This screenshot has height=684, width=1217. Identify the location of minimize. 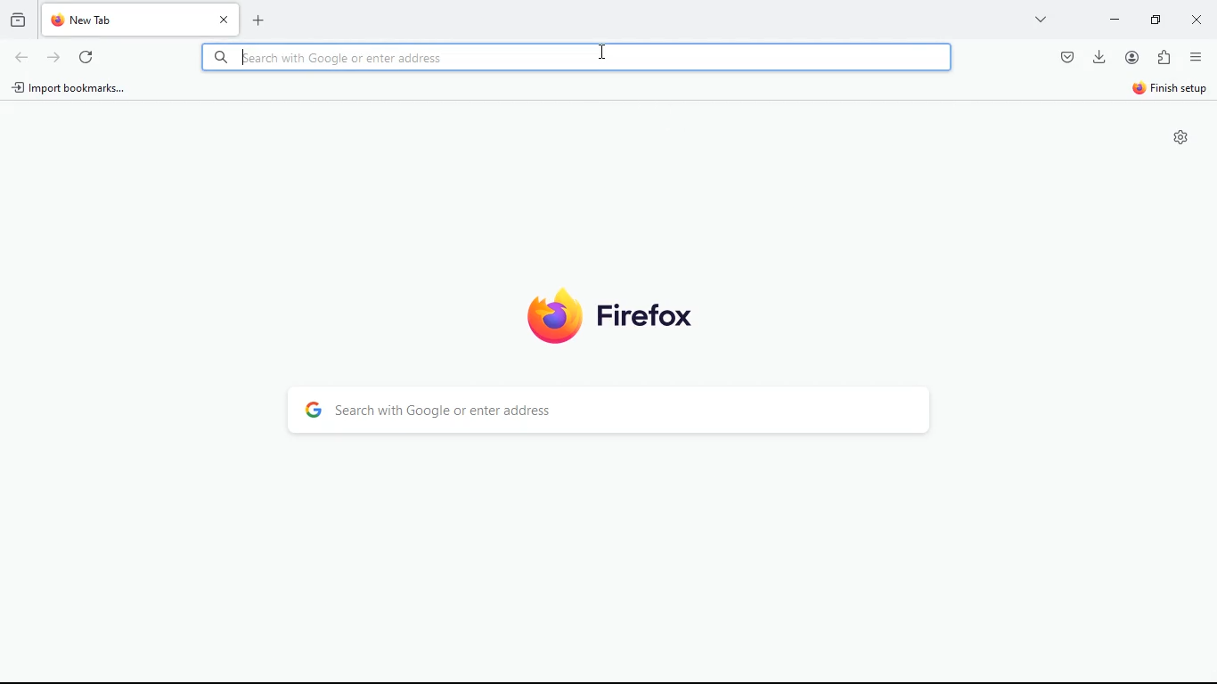
(1115, 20).